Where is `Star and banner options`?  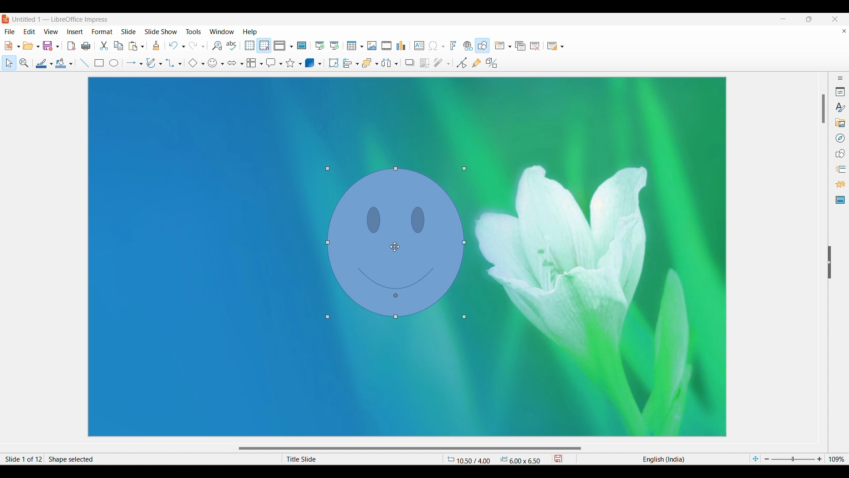 Star and banner options is located at coordinates (300, 64).